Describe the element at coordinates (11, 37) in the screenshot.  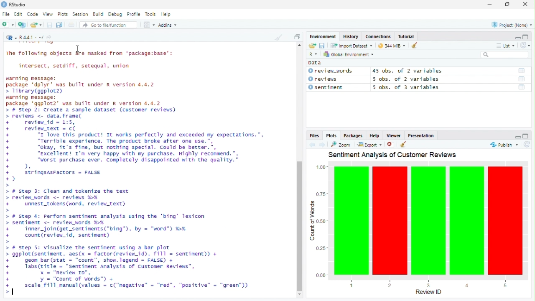
I see `R` at that location.